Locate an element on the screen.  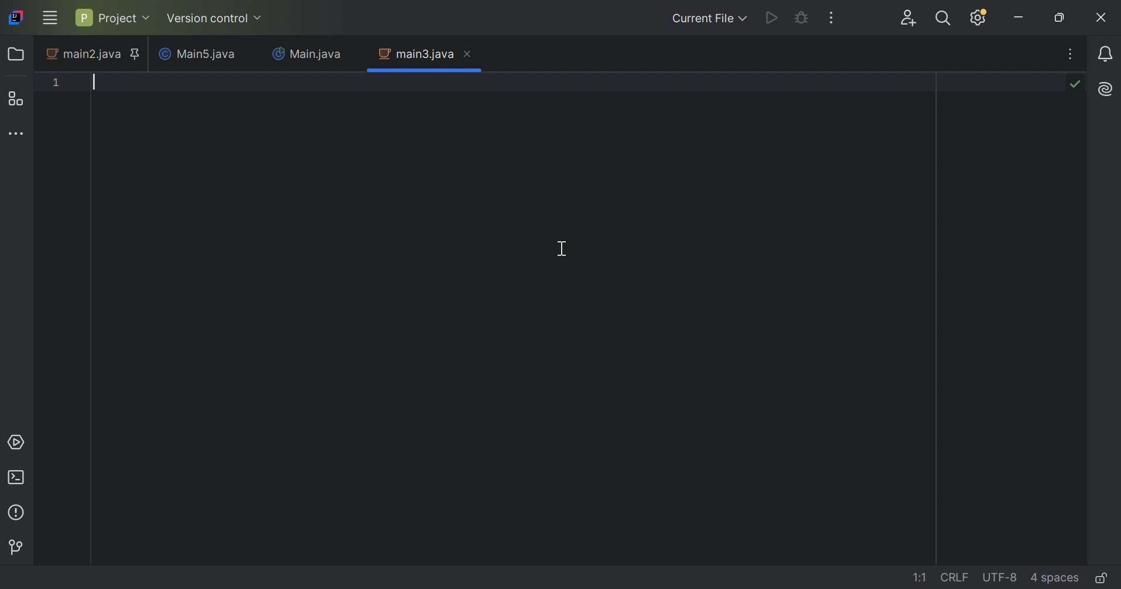
Search everywhere is located at coordinates (944, 18).